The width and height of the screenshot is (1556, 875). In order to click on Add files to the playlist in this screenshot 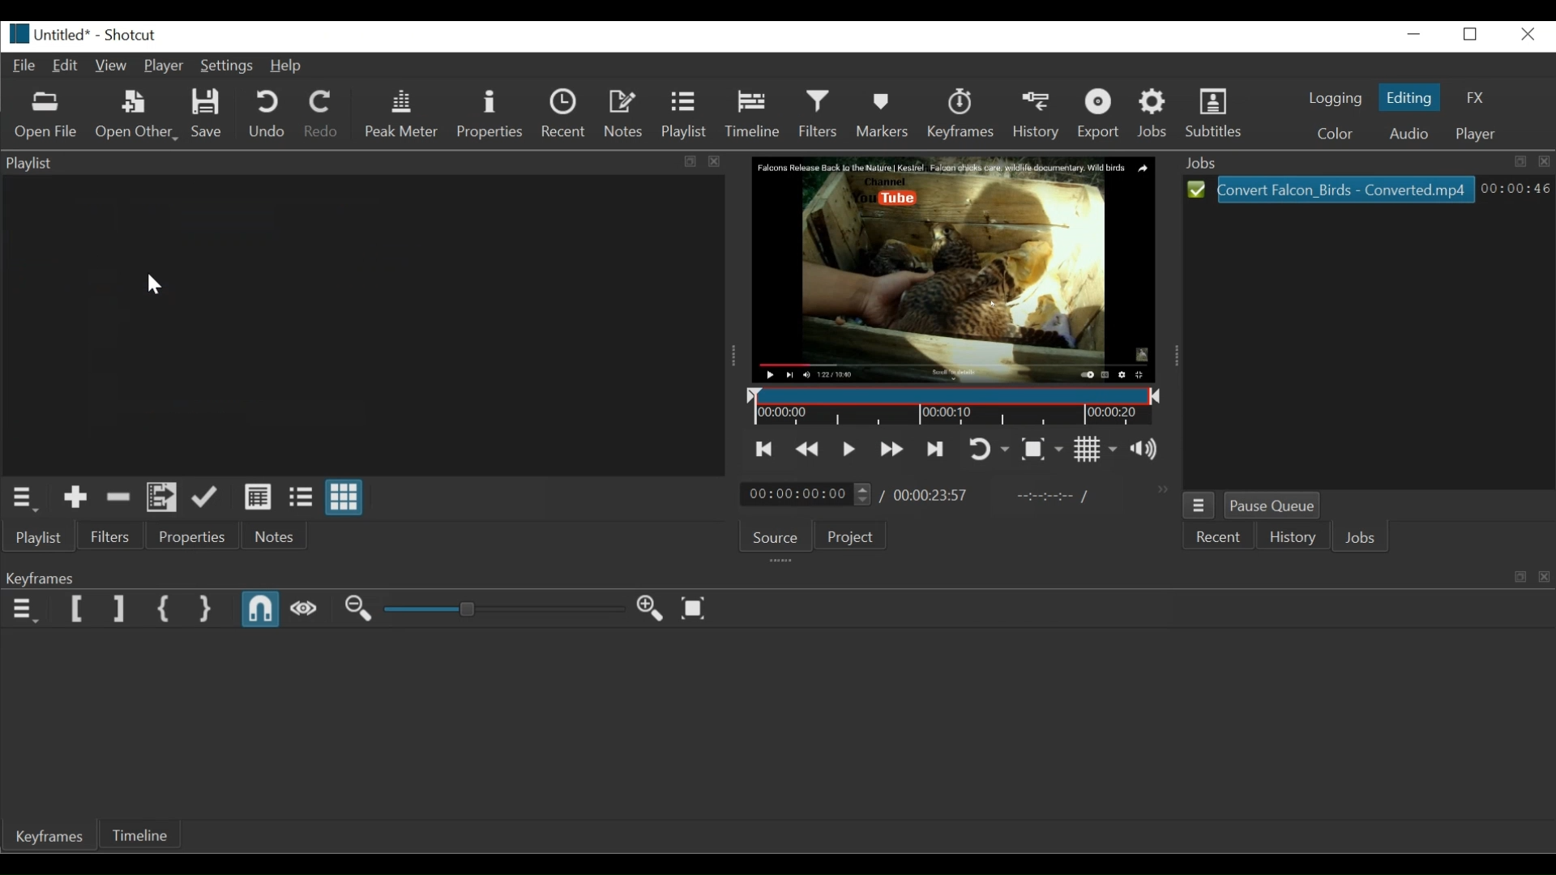, I will do `click(163, 499)`.